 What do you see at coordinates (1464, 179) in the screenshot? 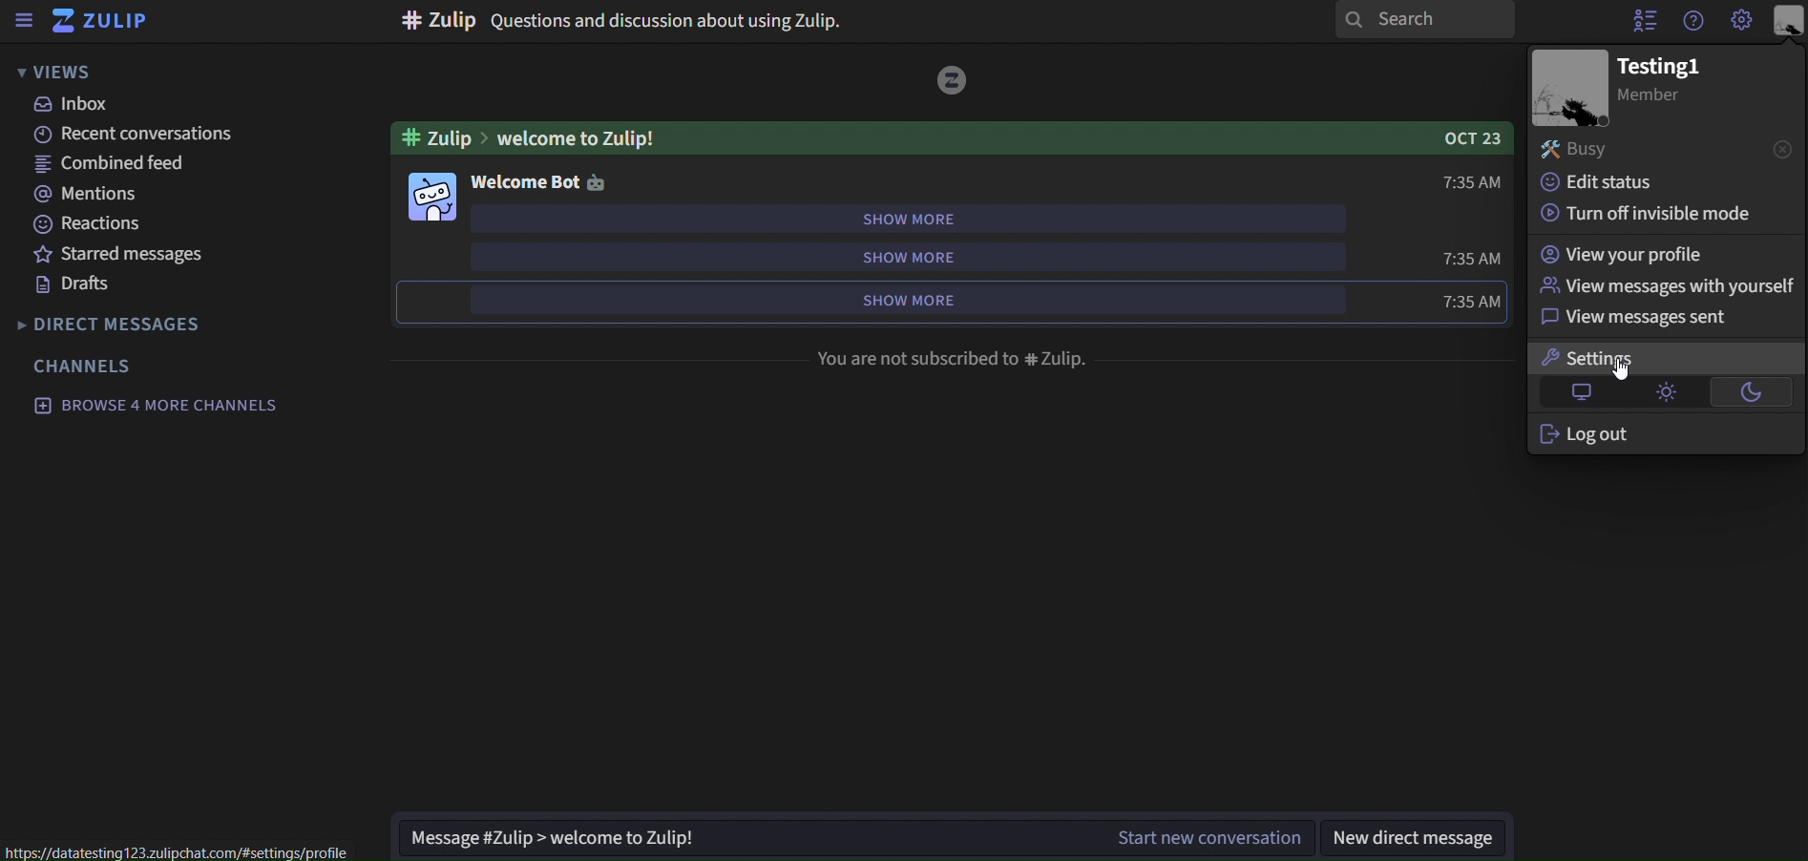
I see `7:35 AM` at bounding box center [1464, 179].